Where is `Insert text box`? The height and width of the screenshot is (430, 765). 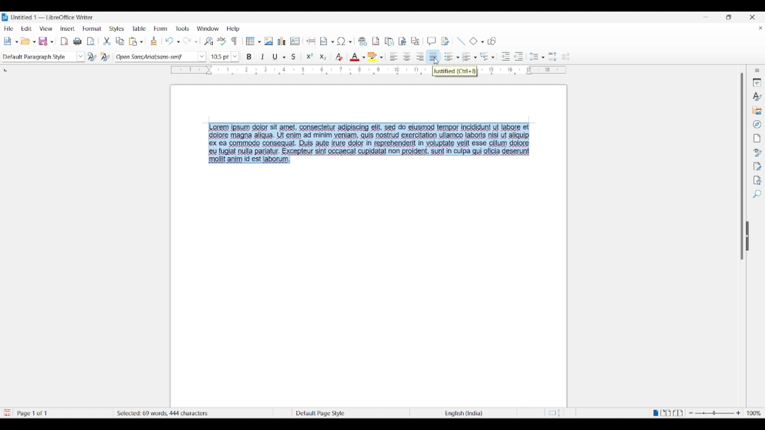 Insert text box is located at coordinates (295, 41).